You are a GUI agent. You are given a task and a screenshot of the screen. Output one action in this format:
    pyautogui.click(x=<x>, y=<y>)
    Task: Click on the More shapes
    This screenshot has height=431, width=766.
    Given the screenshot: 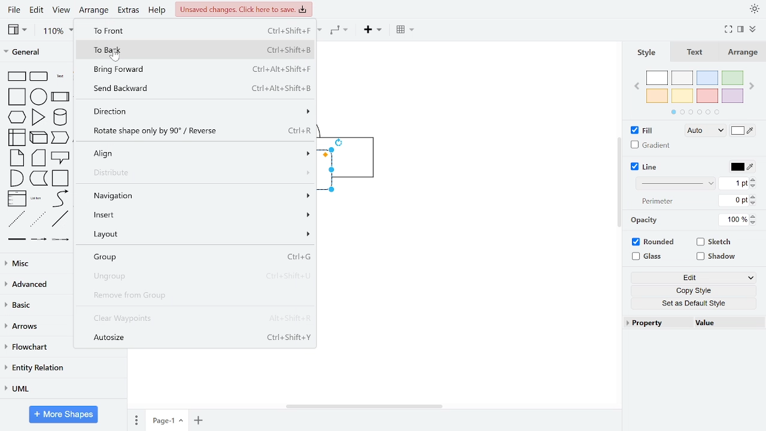 What is the action you would take?
    pyautogui.click(x=63, y=414)
    